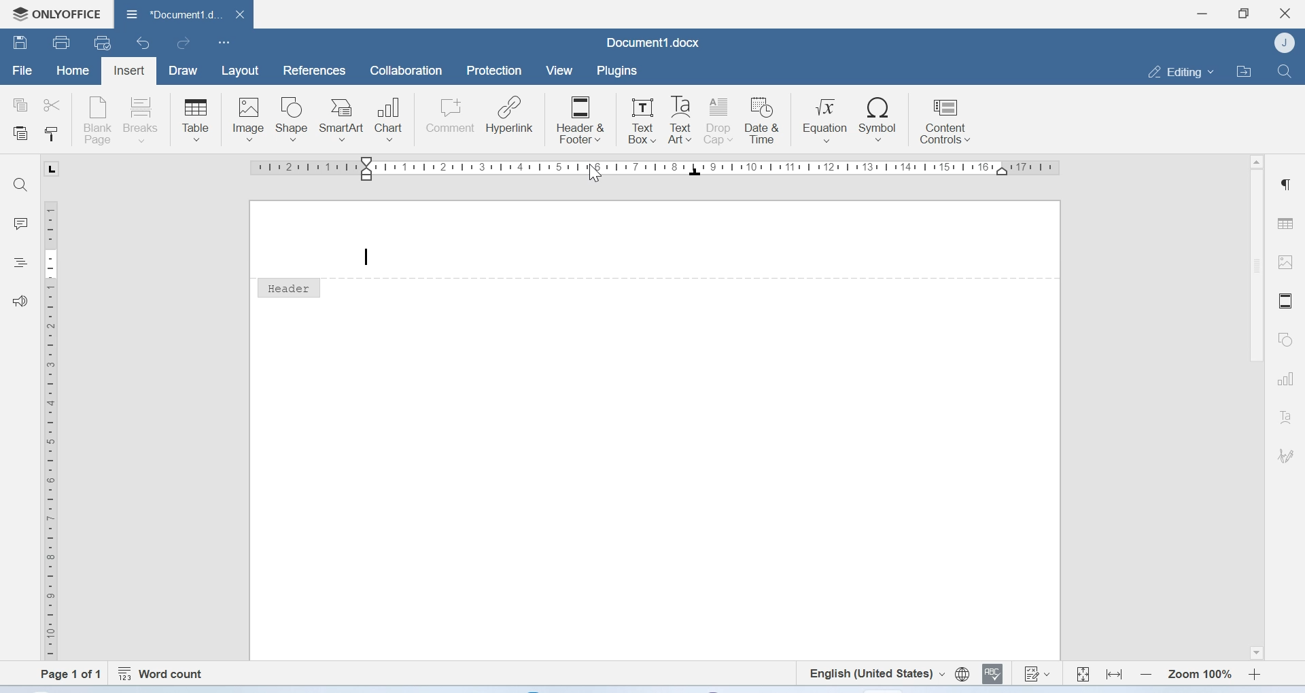  I want to click on Comments, so click(21, 224).